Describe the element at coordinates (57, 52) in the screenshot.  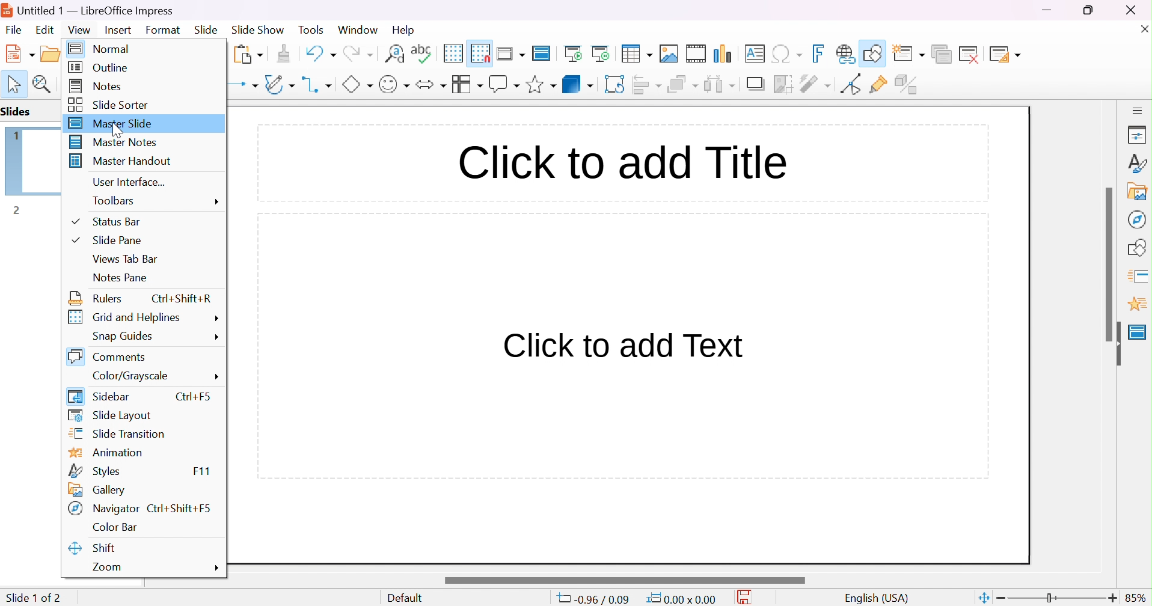
I see `open` at that location.